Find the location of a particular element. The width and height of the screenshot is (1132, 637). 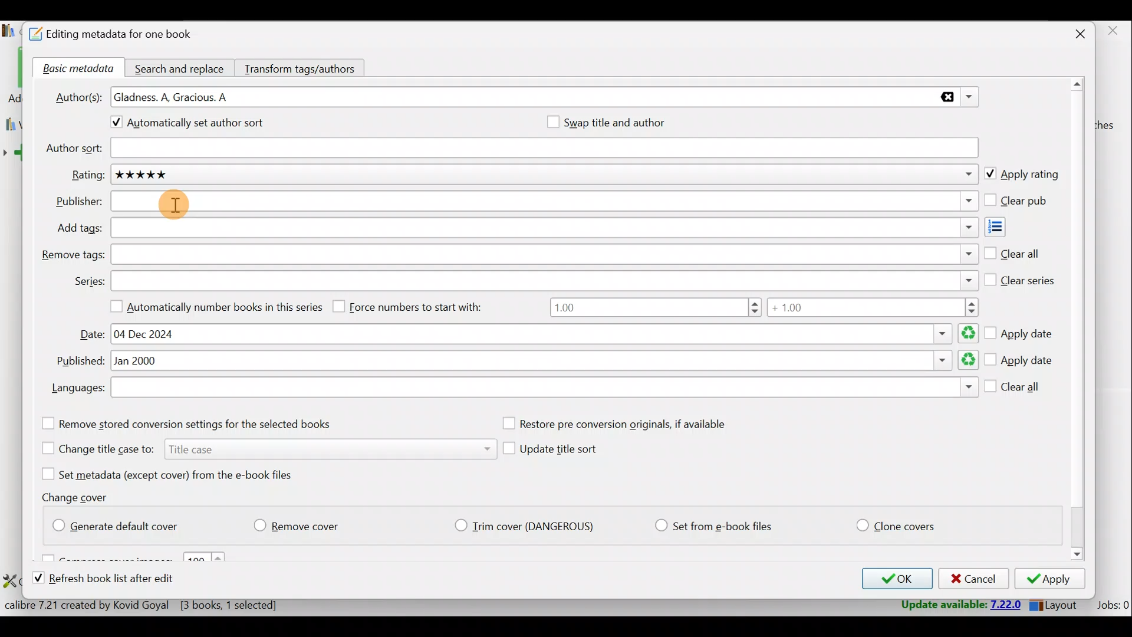

Refresh book list after edit is located at coordinates (114, 580).